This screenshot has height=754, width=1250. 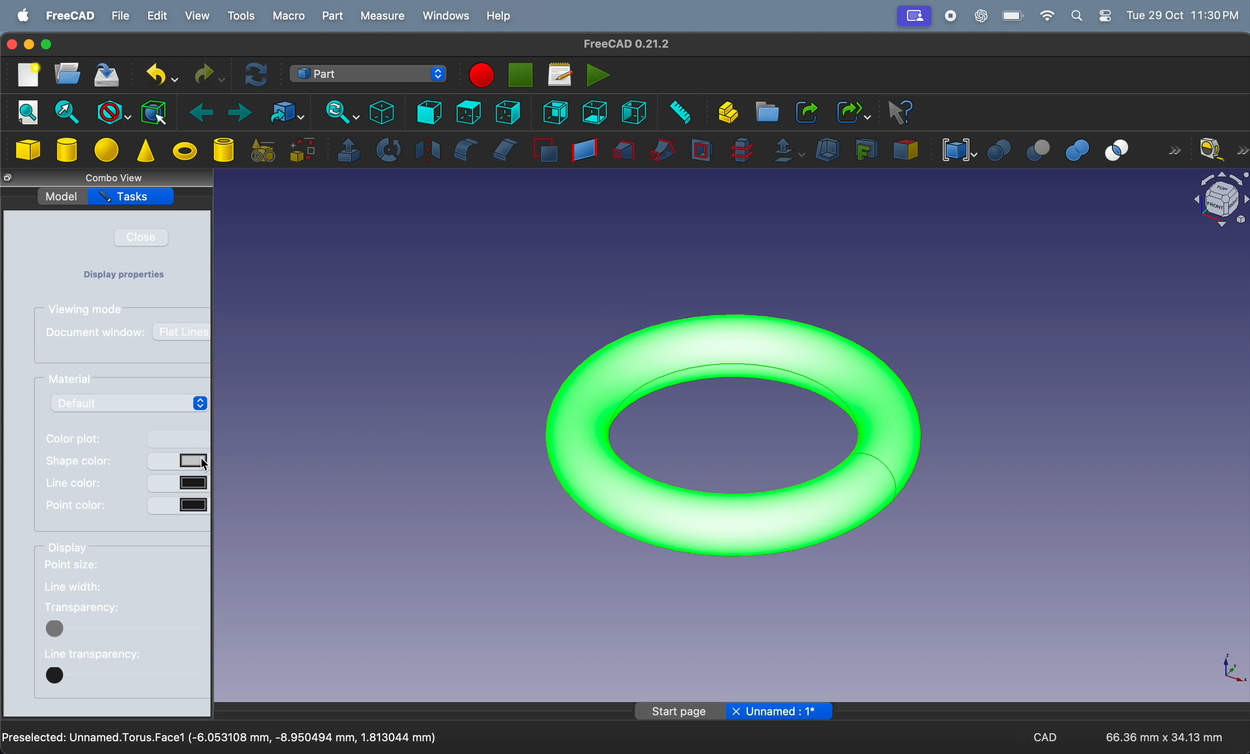 I want to click on marco recording, so click(x=481, y=75).